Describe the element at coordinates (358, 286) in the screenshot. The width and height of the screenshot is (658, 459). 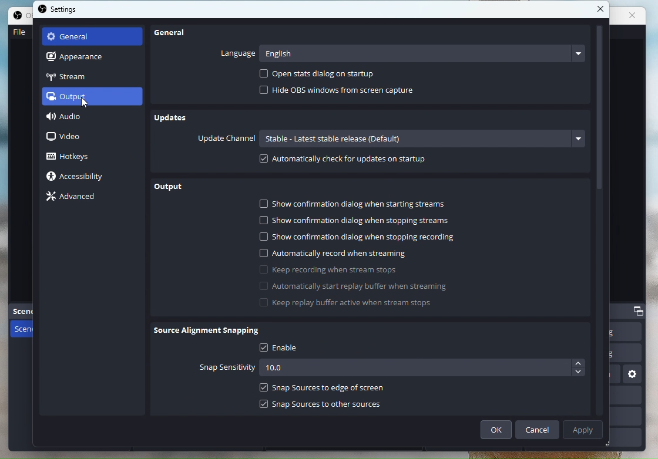
I see `Starts replay` at that location.